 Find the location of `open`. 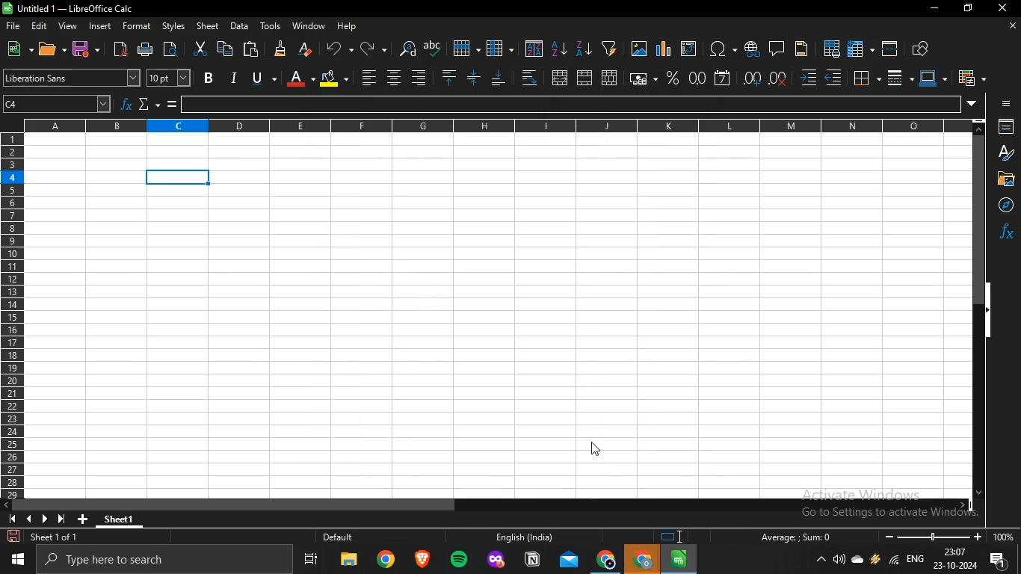

open is located at coordinates (49, 50).